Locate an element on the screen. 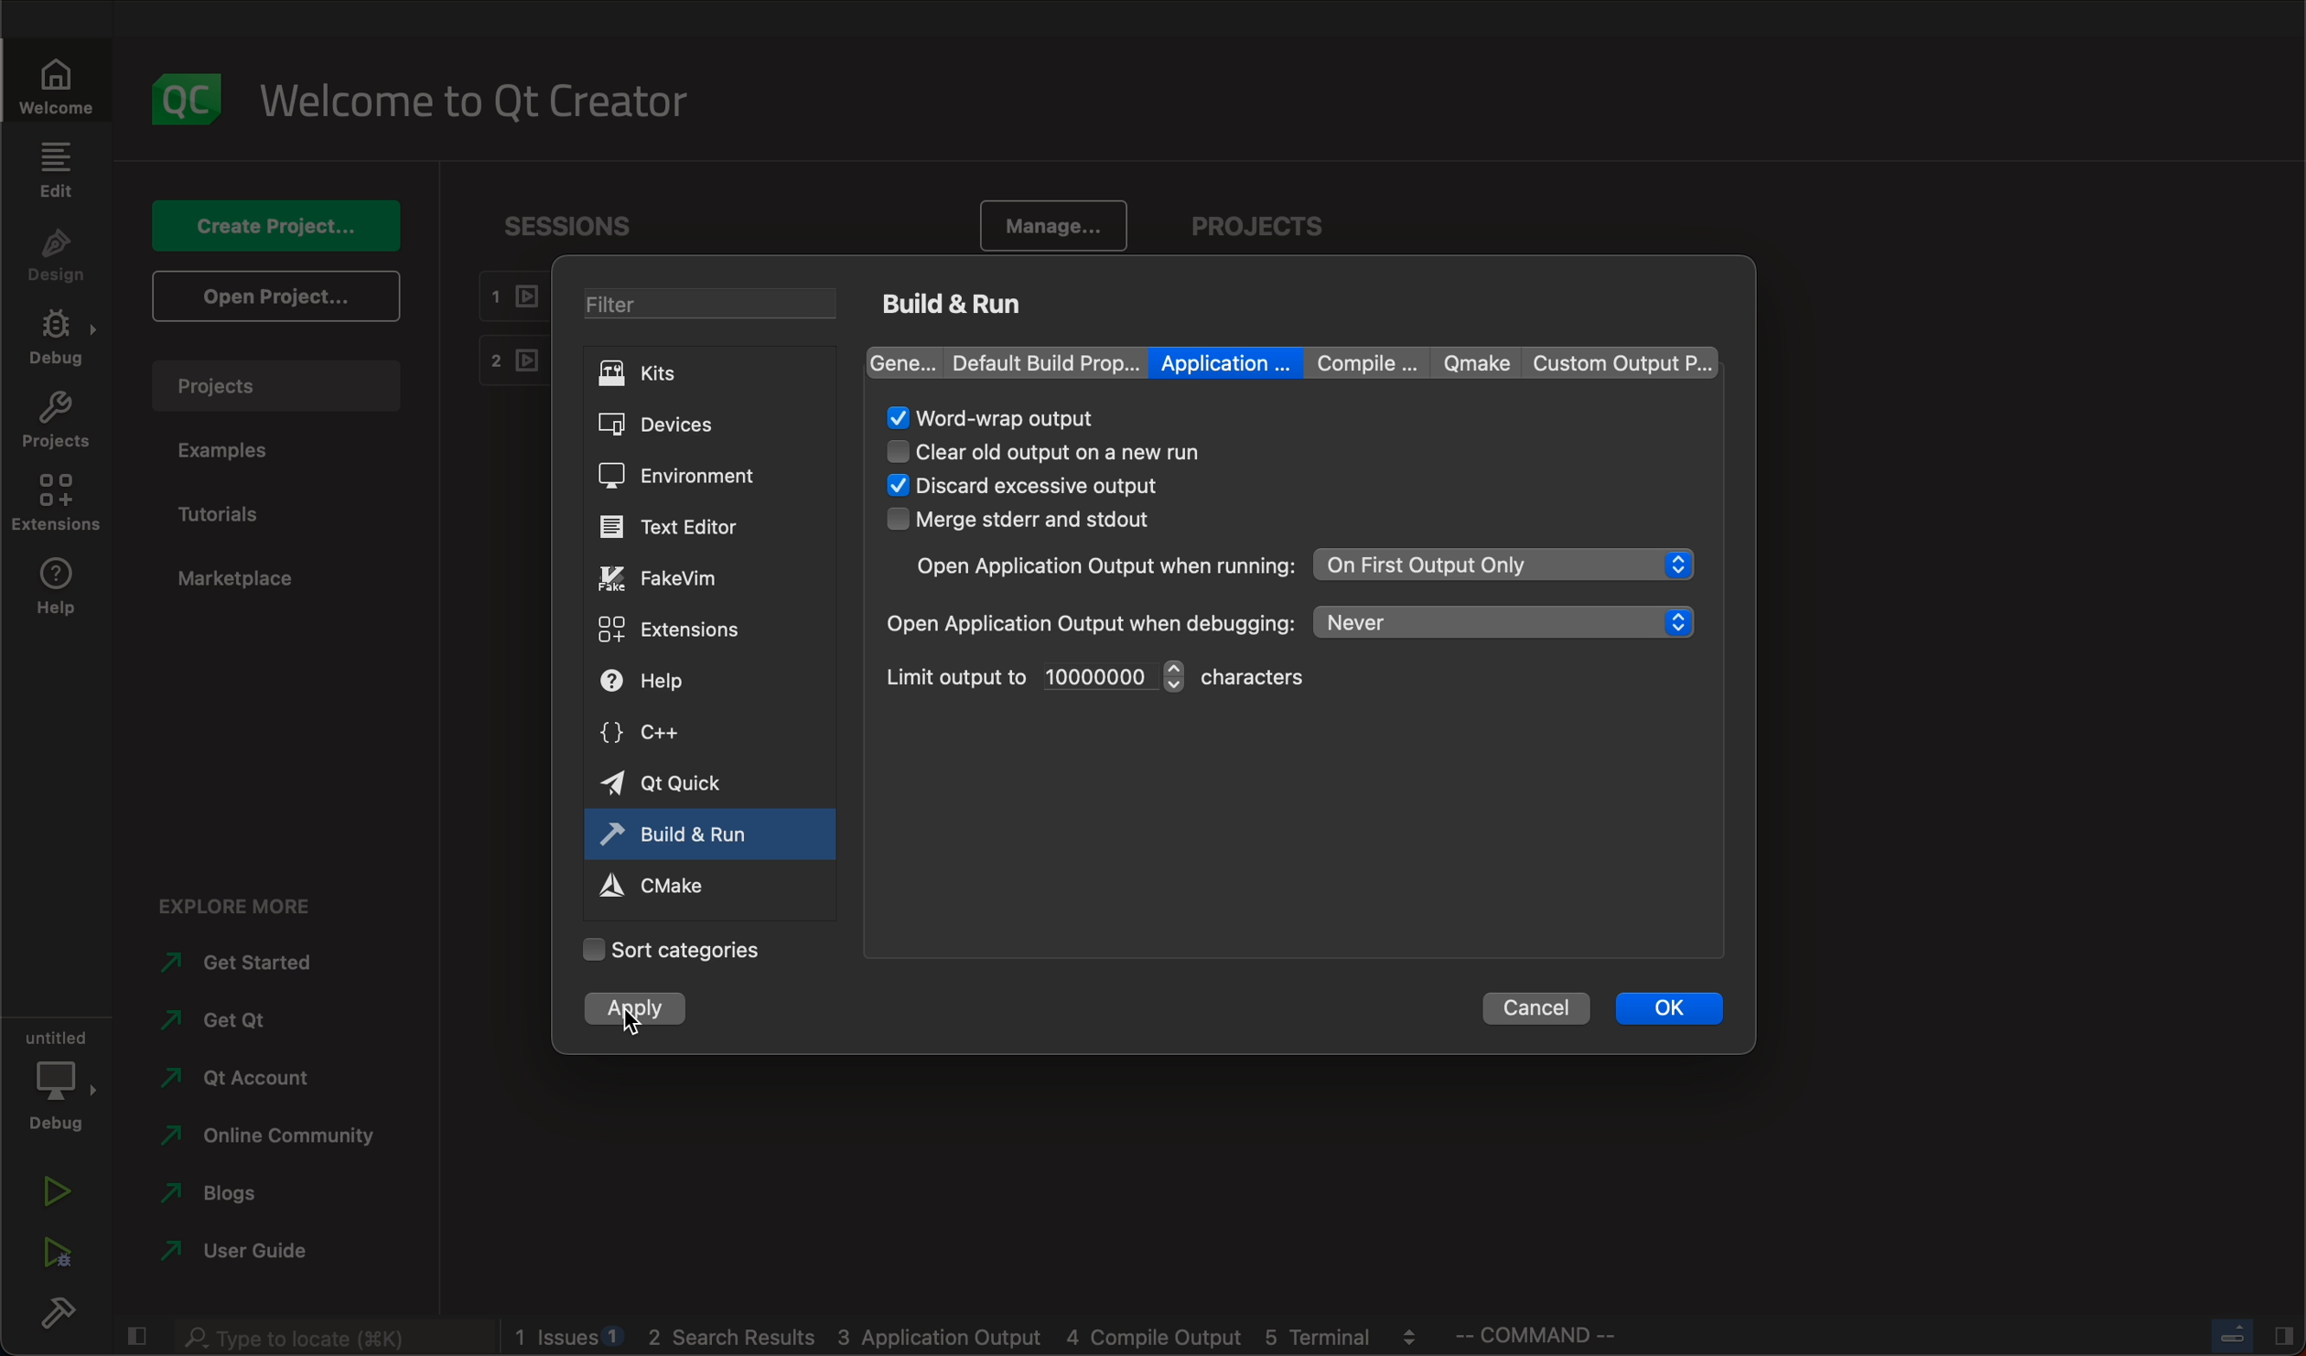  qmake is located at coordinates (1470, 362).